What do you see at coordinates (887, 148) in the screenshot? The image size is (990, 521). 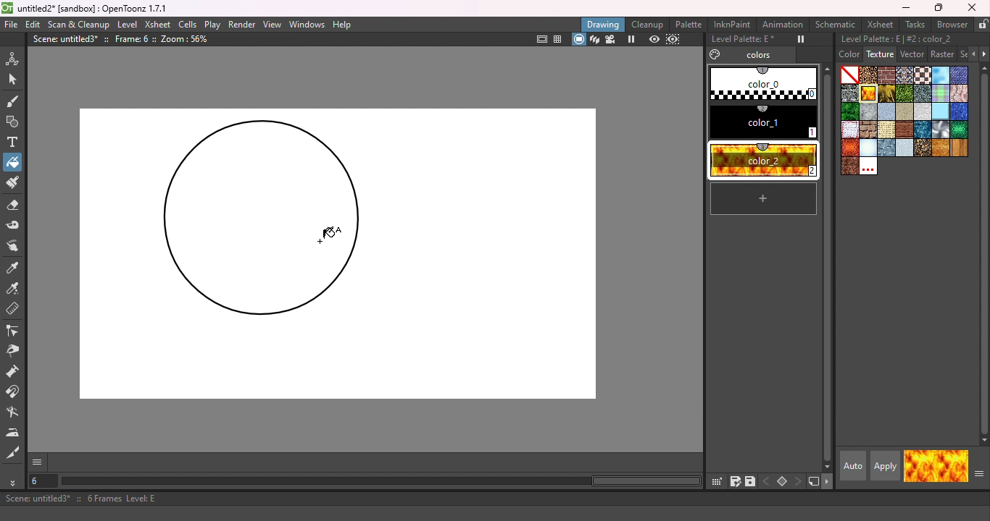 I see `steelplates.bmp` at bounding box center [887, 148].